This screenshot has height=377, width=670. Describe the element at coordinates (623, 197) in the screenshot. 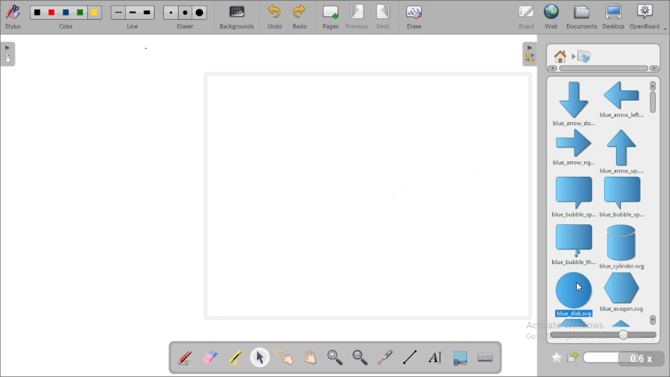

I see `blue bubble speak left` at that location.